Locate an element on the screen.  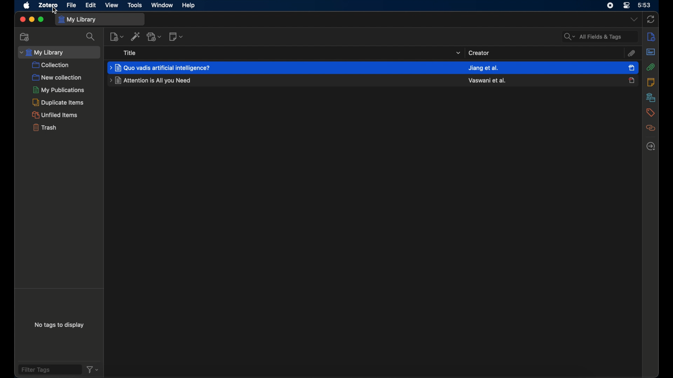
tags is located at coordinates (650, 113).